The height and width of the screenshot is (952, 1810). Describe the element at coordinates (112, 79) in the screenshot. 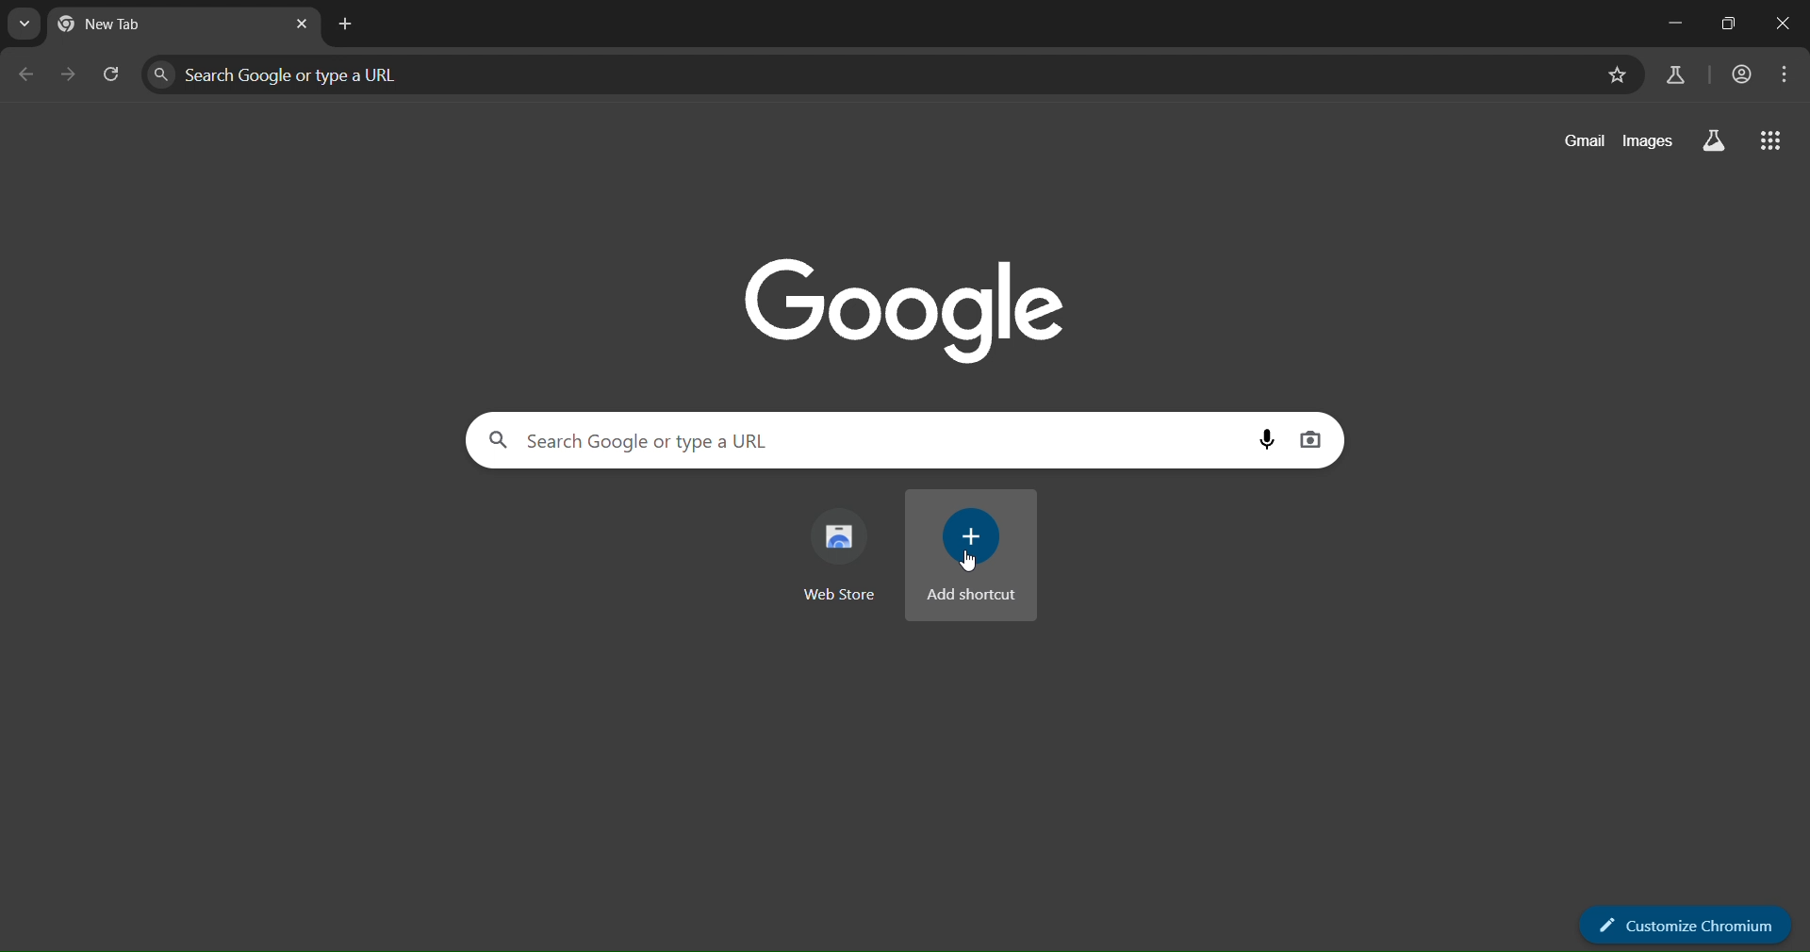

I see `reload page` at that location.